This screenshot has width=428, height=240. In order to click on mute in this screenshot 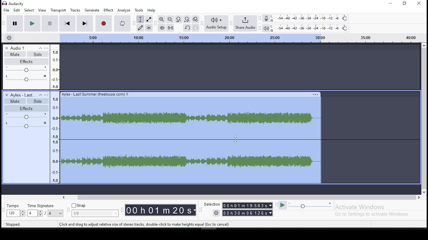, I will do `click(14, 101)`.